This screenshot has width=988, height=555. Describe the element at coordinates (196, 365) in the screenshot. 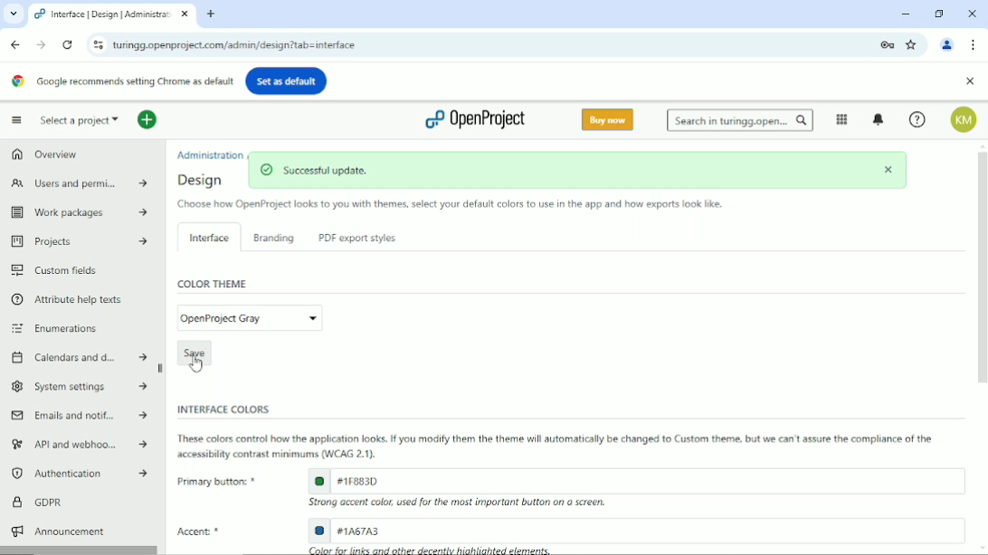

I see `Cursor` at that location.